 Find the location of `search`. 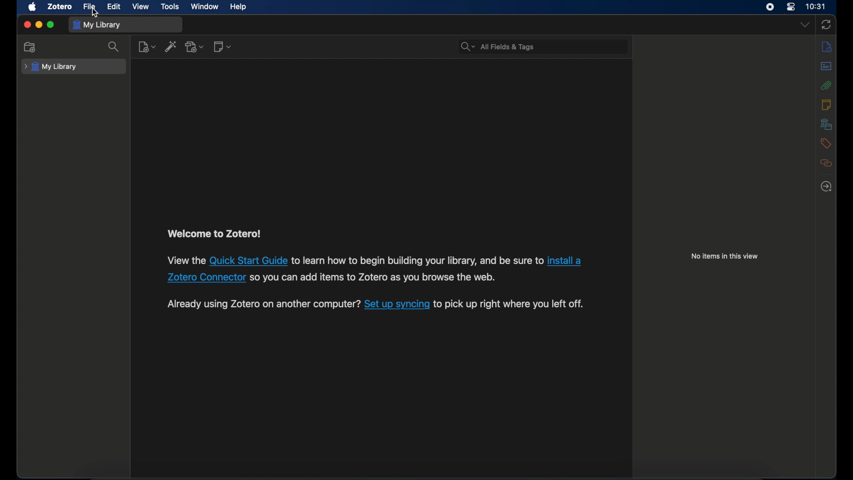

search is located at coordinates (114, 47).